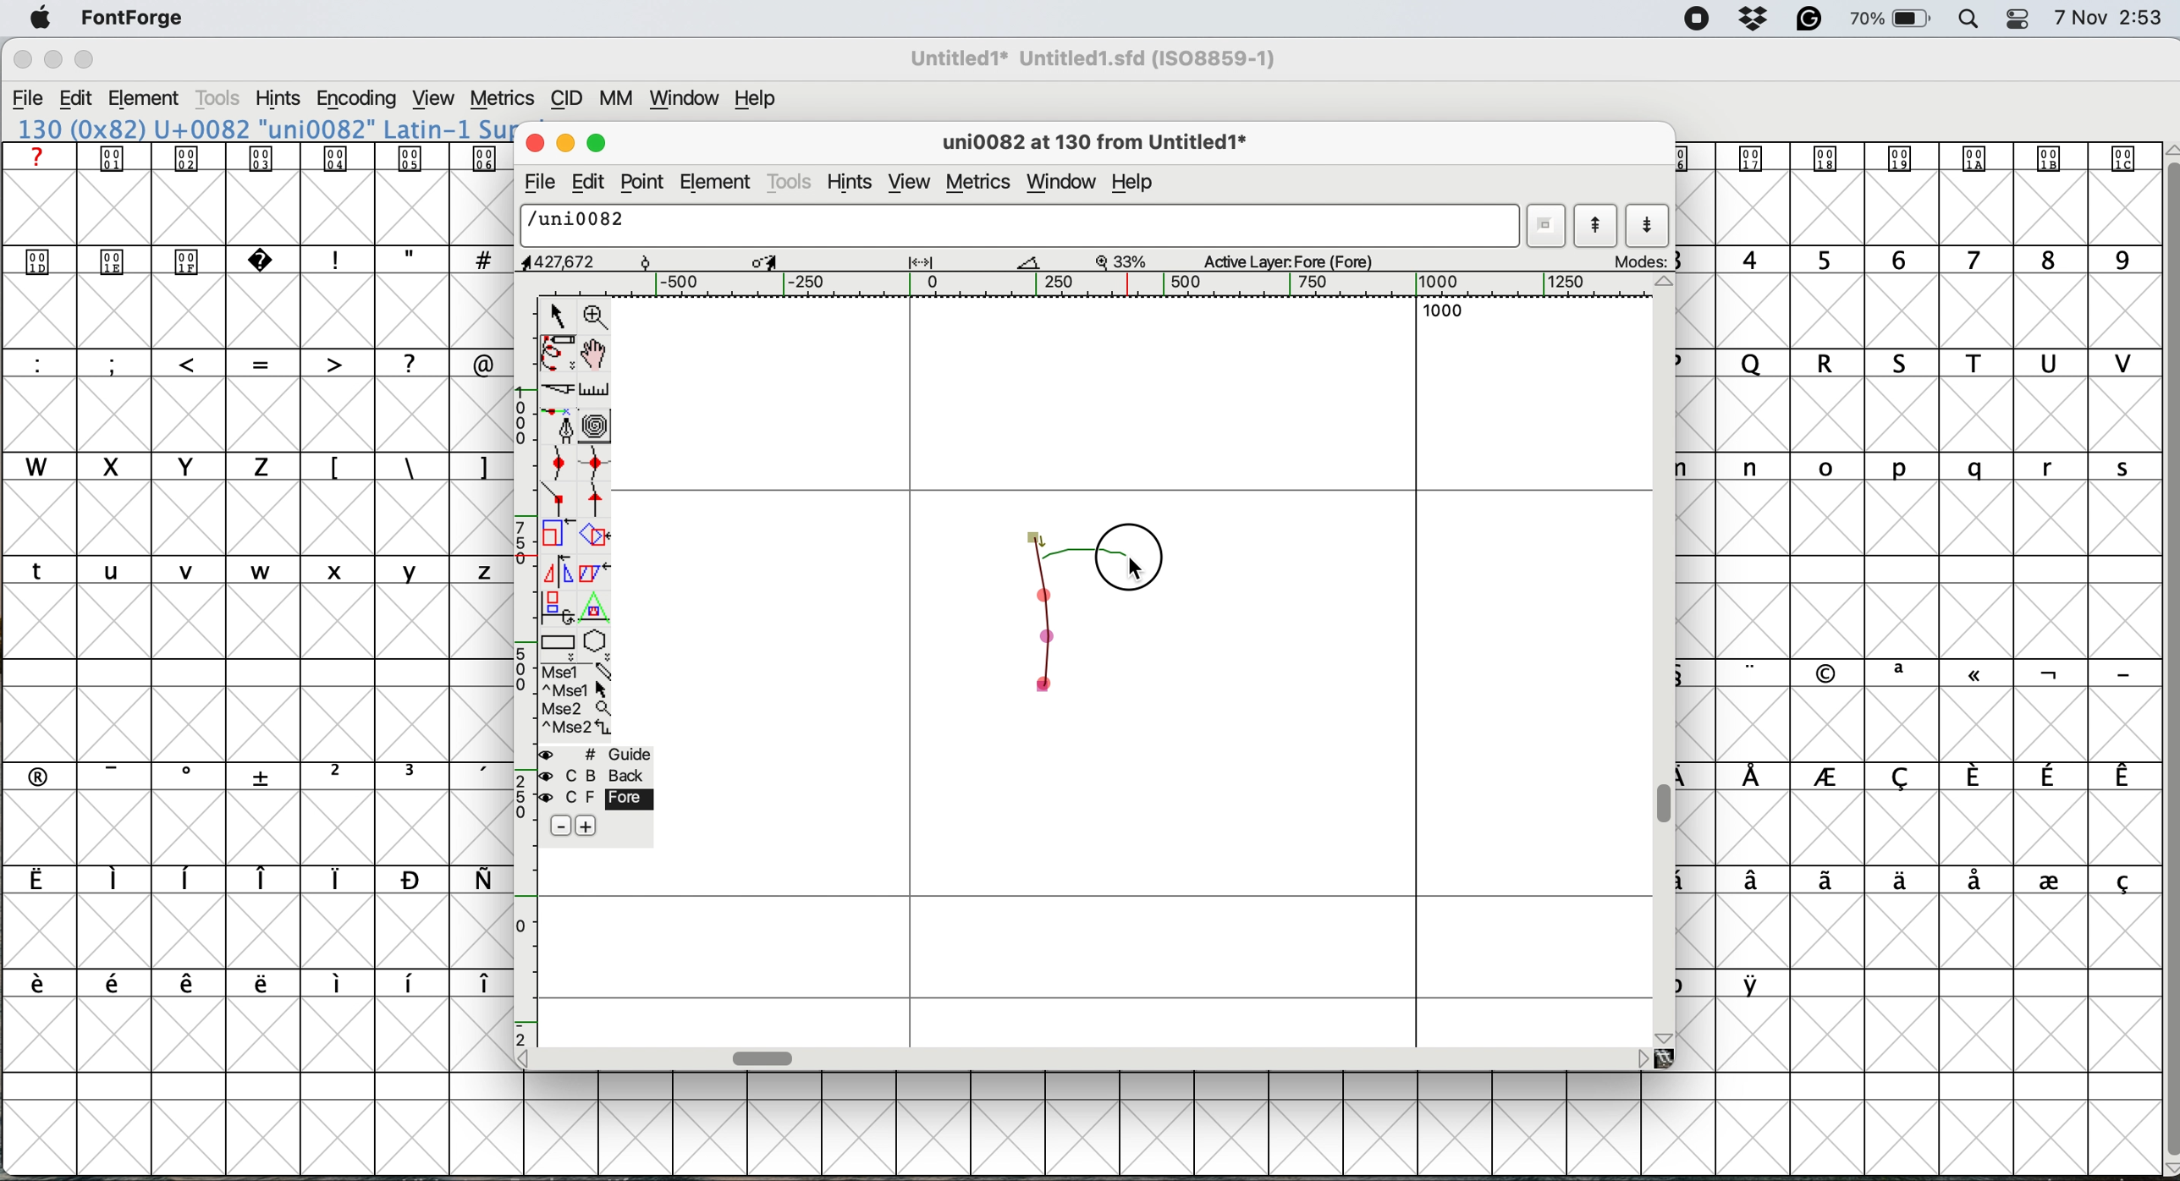 The image size is (2180, 1181). Describe the element at coordinates (1098, 58) in the screenshot. I see `Untitled1 Untitled1.sfd (ISO8859-1)` at that location.